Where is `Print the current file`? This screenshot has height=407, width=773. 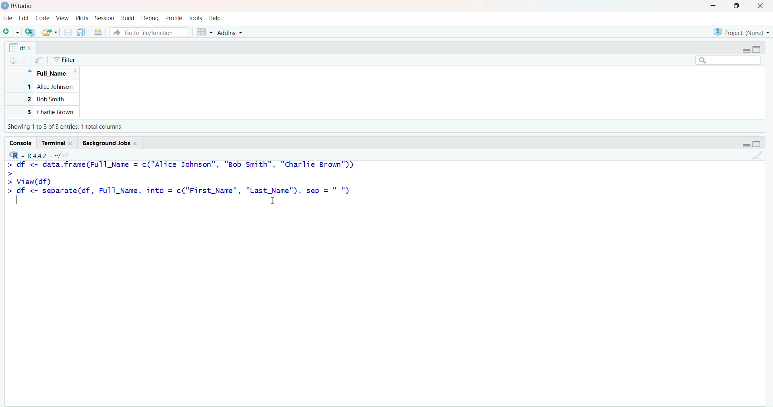
Print the current file is located at coordinates (97, 32).